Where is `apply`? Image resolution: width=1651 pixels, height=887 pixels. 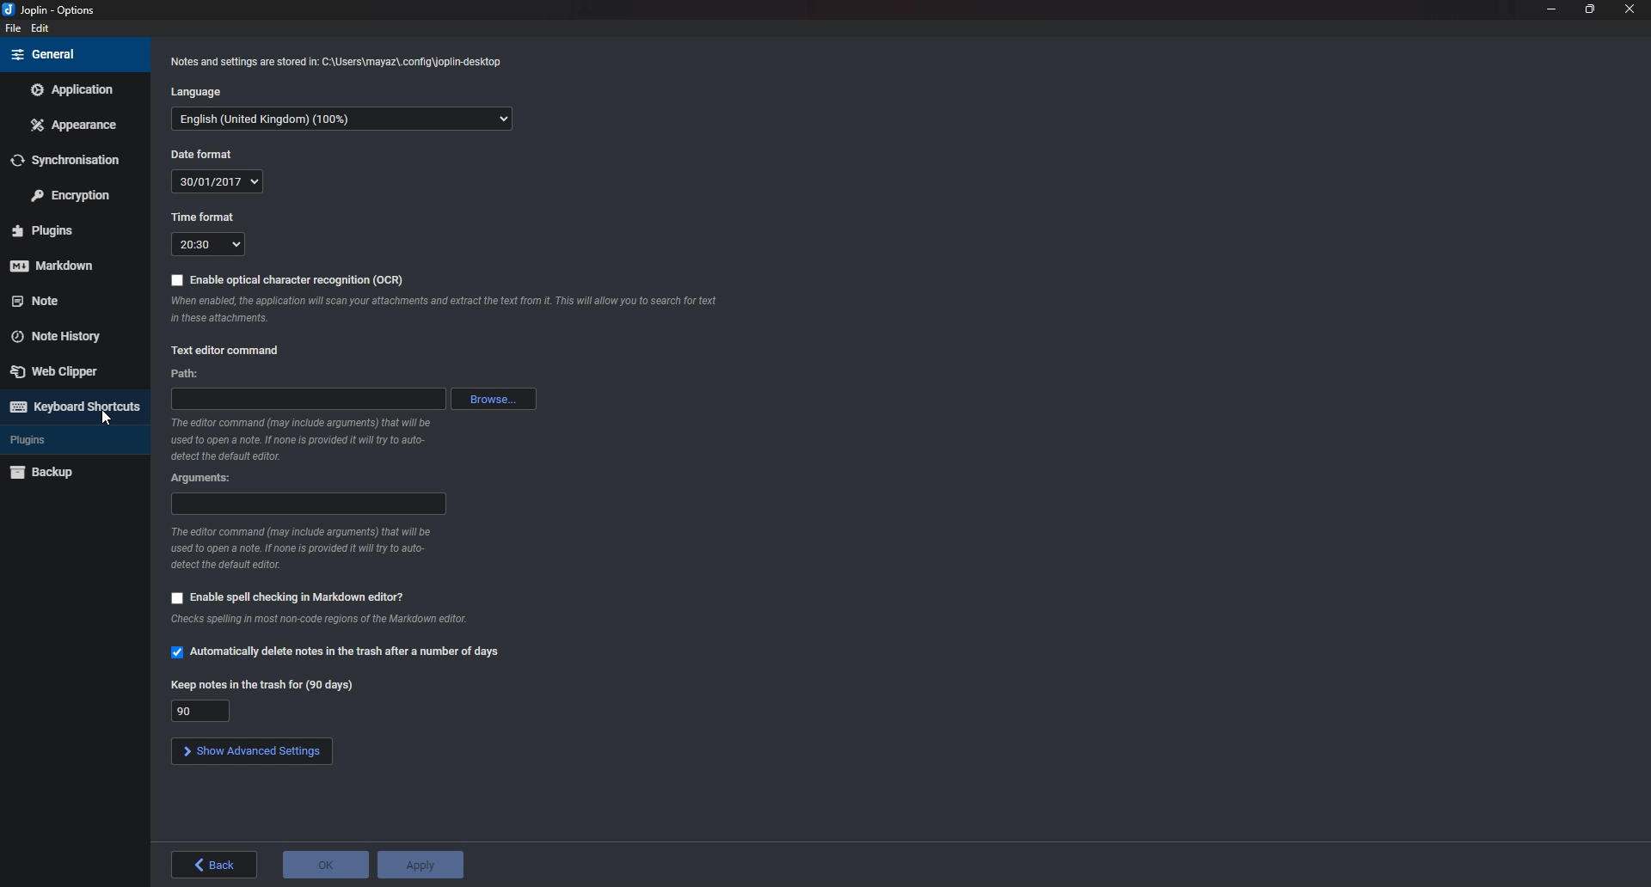
apply is located at coordinates (424, 864).